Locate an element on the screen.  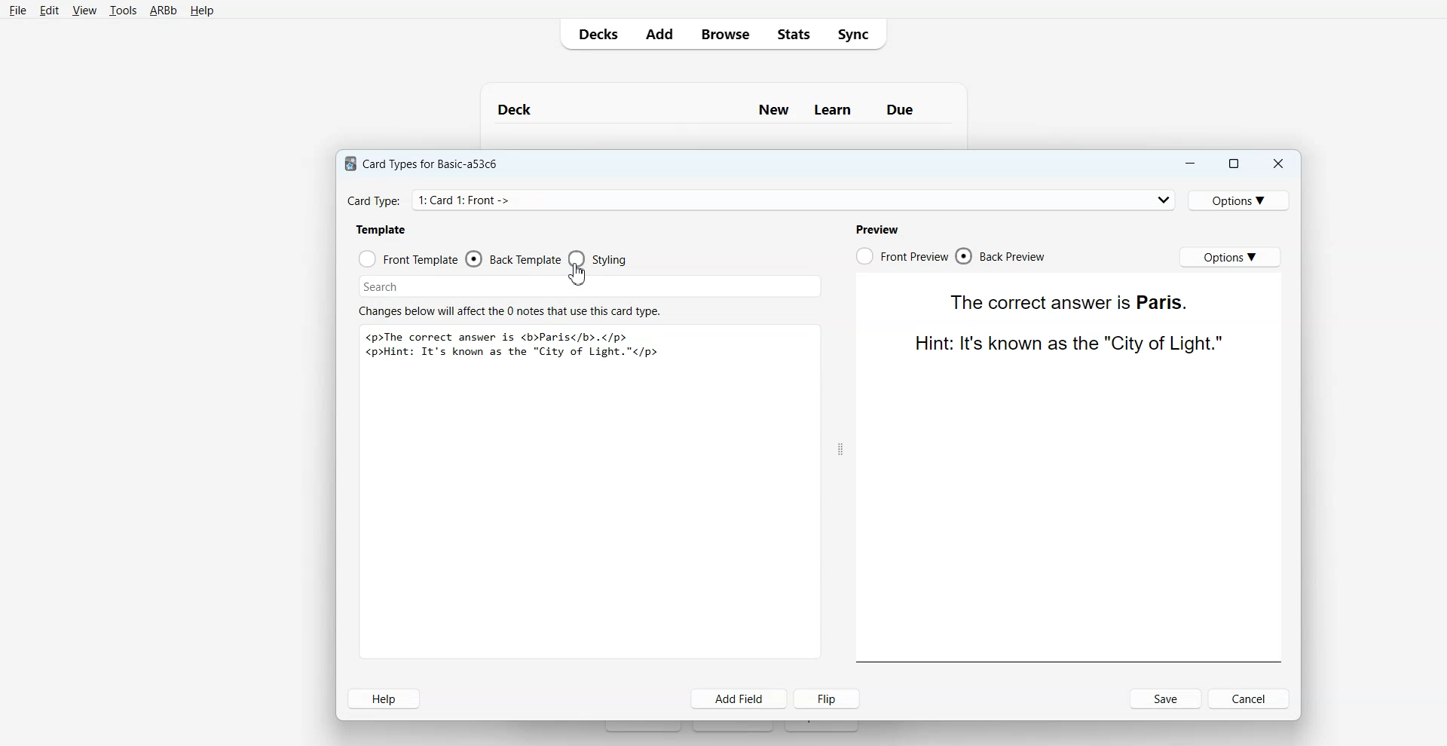
Back Template is located at coordinates (513, 259).